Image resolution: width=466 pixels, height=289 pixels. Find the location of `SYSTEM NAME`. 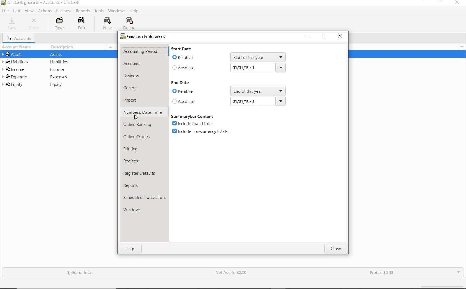

SYSTEM NAME is located at coordinates (42, 3).